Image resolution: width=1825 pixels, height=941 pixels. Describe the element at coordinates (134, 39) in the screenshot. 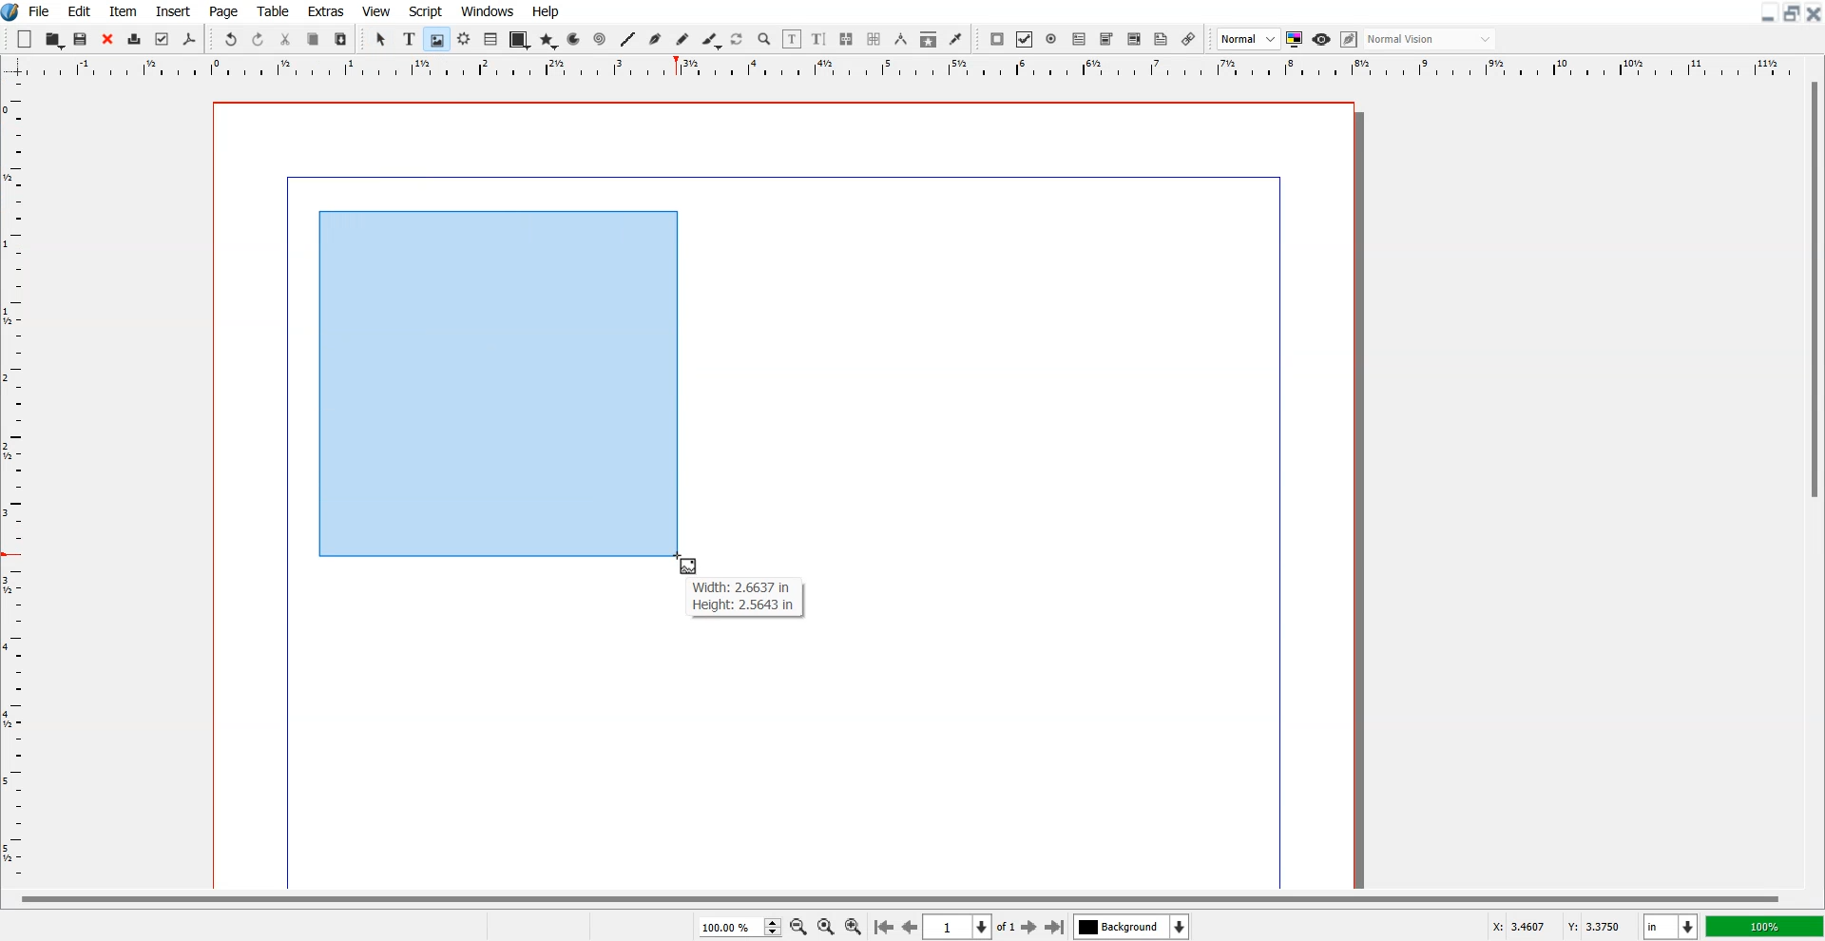

I see `Print` at that location.